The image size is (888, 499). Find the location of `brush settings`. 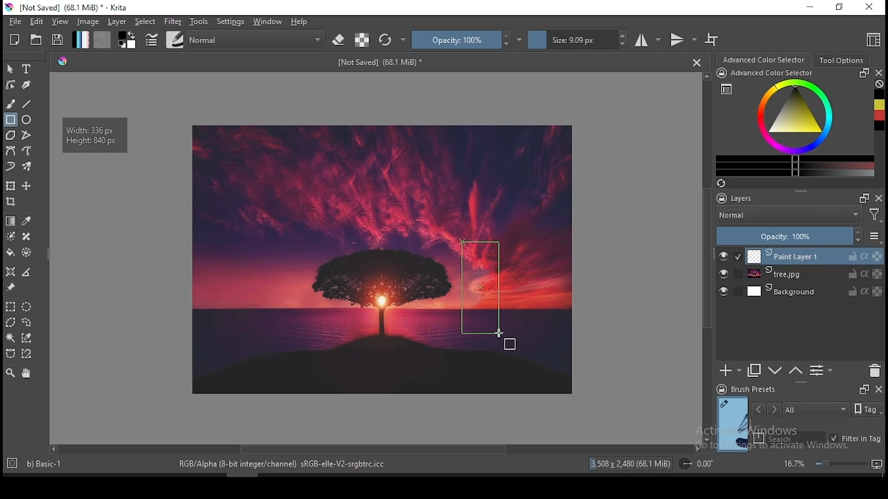

brush settings is located at coordinates (151, 39).